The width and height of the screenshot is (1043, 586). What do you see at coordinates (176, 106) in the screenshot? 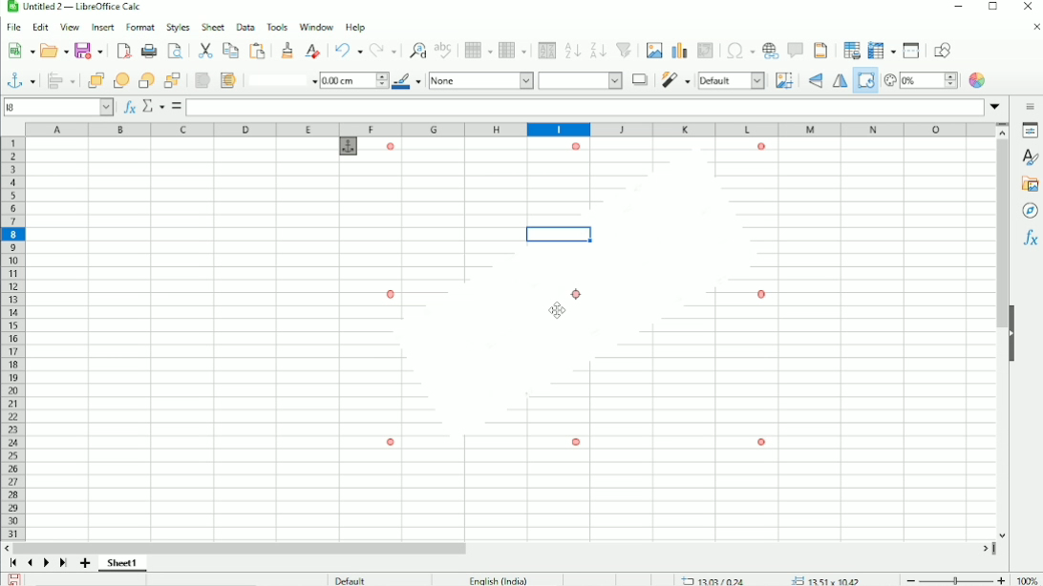
I see `Formula` at bounding box center [176, 106].